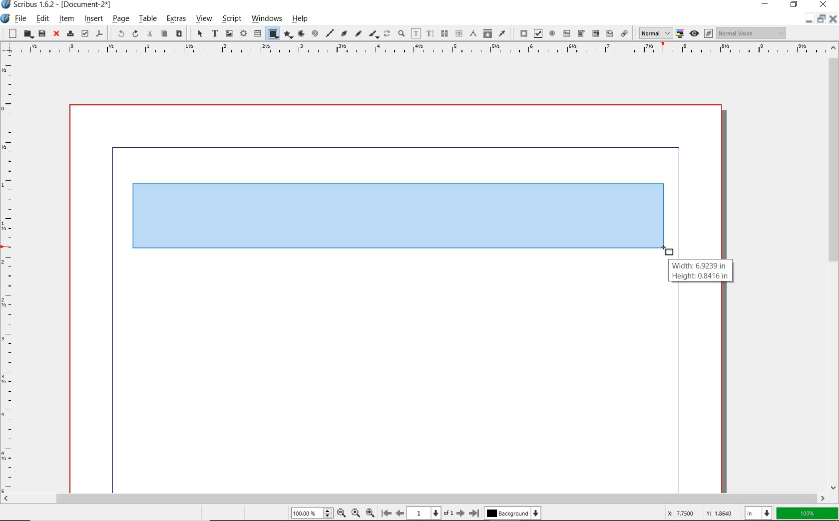 The height and width of the screenshot is (521, 839). What do you see at coordinates (552, 33) in the screenshot?
I see `pdf radio button` at bounding box center [552, 33].